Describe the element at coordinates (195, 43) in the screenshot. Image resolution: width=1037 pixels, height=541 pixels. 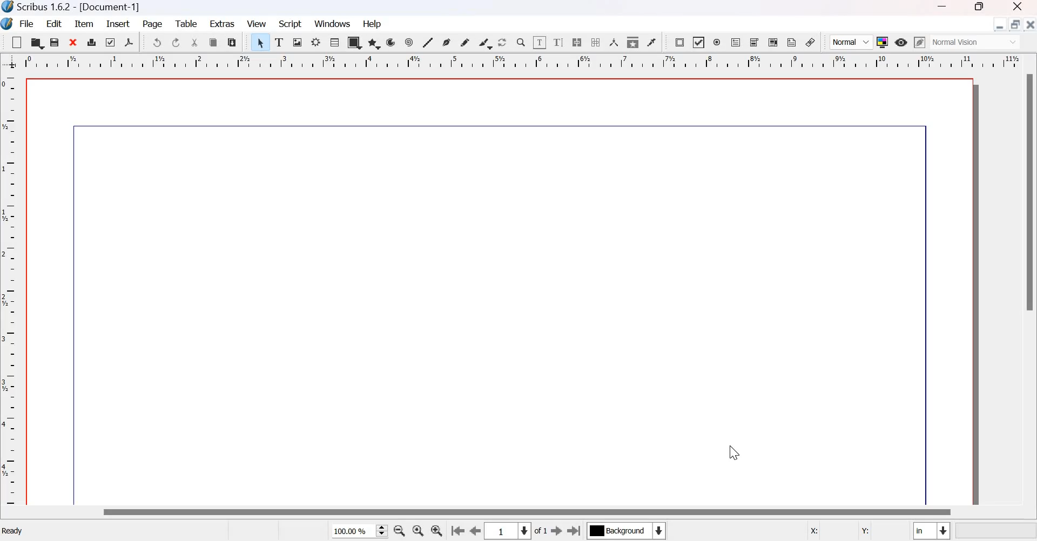
I see `cut` at that location.